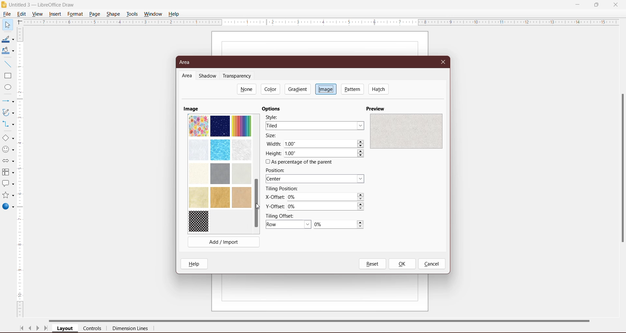 Image resolution: width=626 pixels, height=333 pixels. I want to click on Callout Shapes, so click(7, 184).